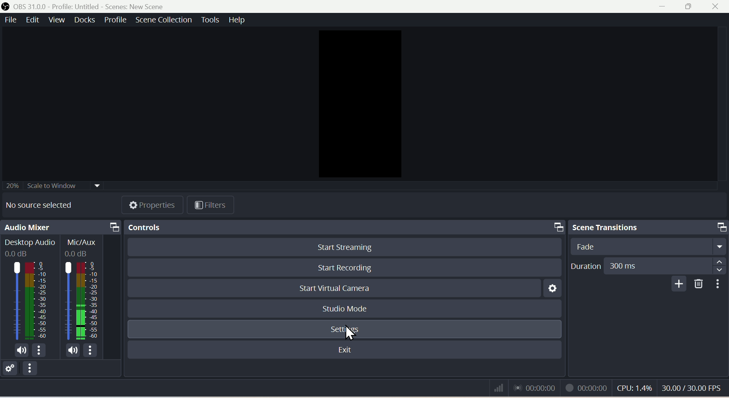 This screenshot has width=729, height=398. I want to click on Scene collection, so click(164, 20).